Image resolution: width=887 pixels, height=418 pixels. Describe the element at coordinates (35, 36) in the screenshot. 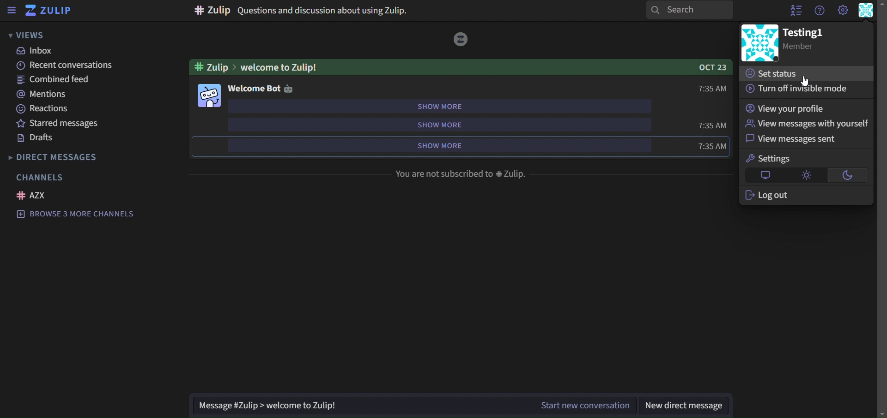

I see `views` at that location.